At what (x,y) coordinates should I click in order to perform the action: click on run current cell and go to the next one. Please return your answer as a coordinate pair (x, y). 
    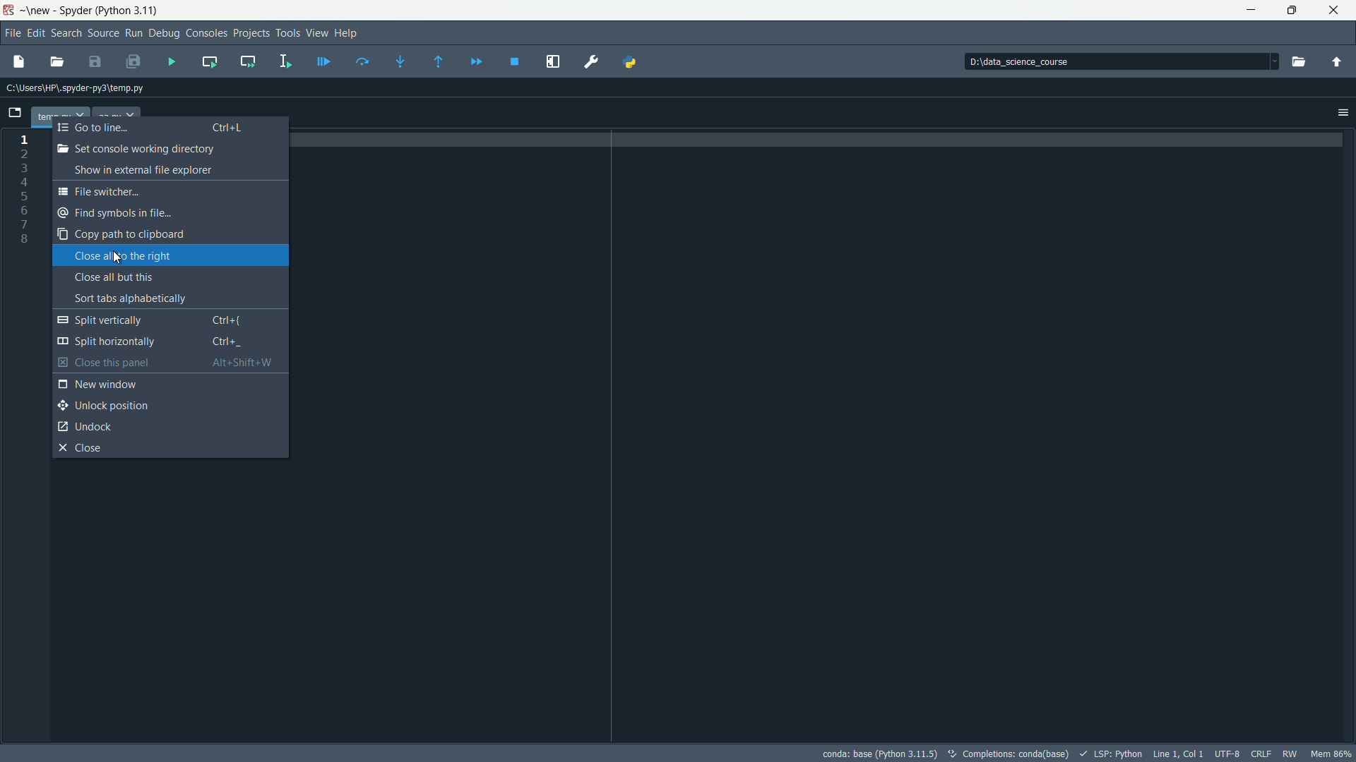
    Looking at the image, I should click on (249, 62).